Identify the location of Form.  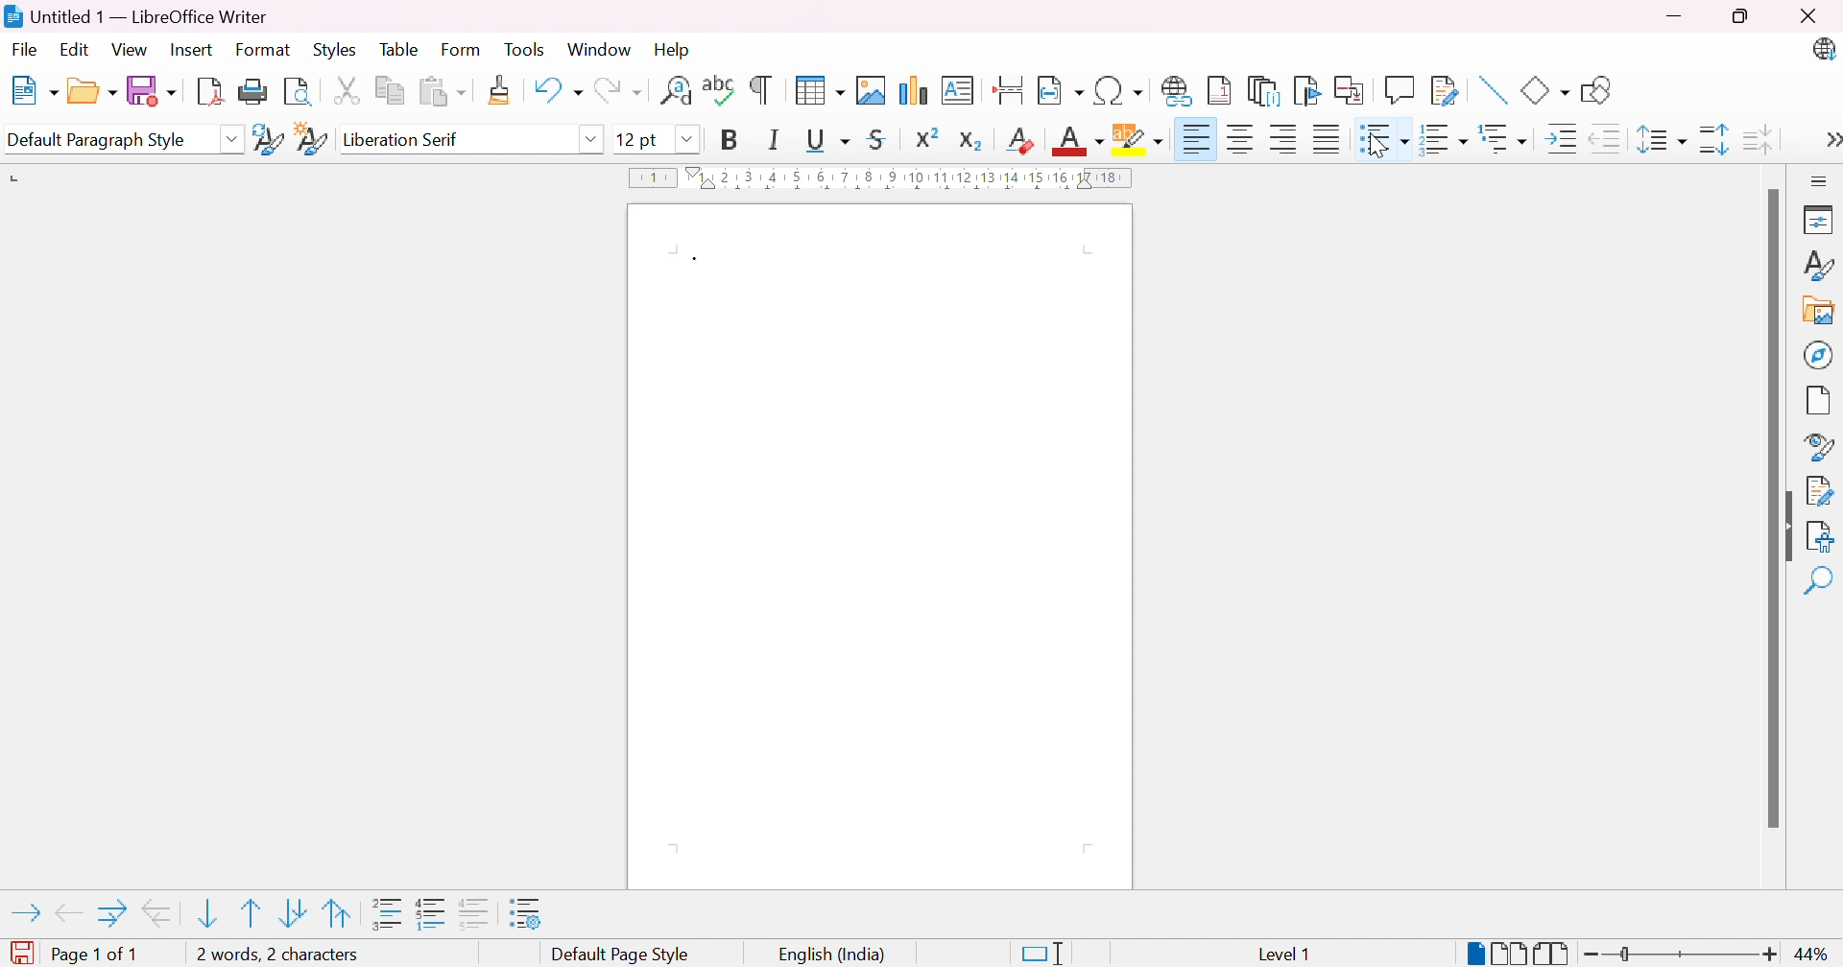
(460, 49).